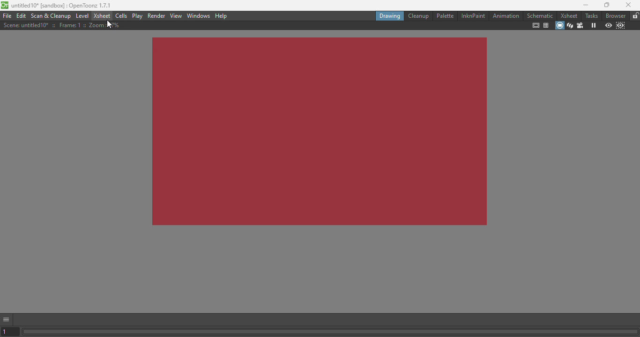 This screenshot has width=640, height=337. What do you see at coordinates (629, 5) in the screenshot?
I see `Close` at bounding box center [629, 5].